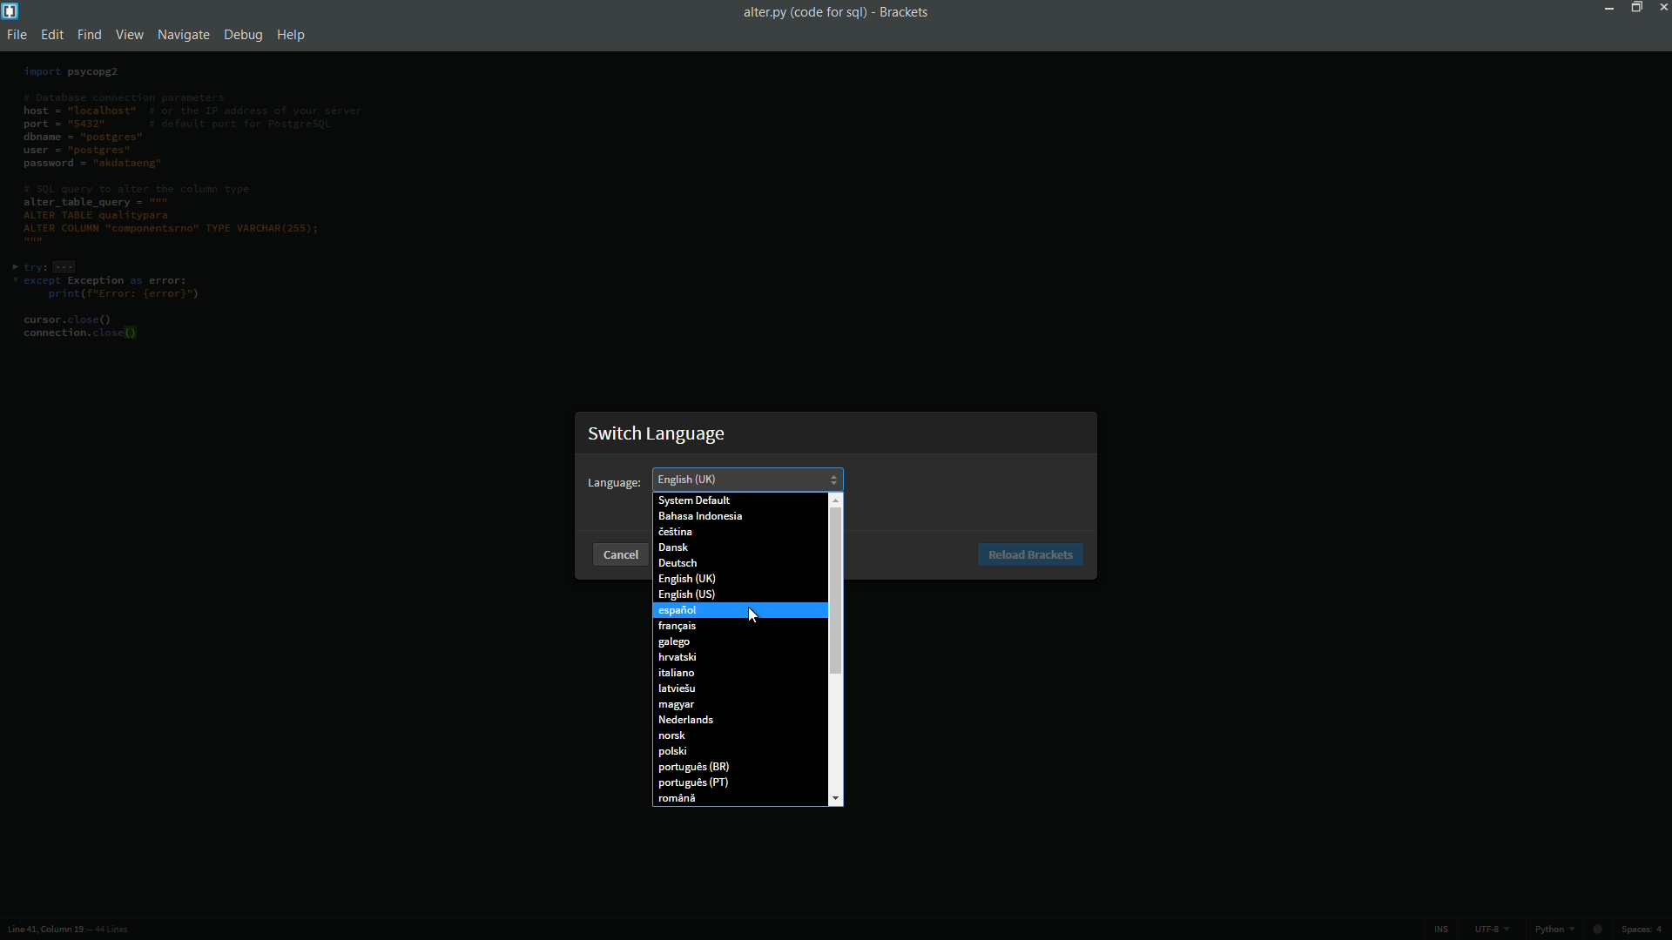 Image resolution: width=1672 pixels, height=940 pixels. I want to click on help menu, so click(291, 34).